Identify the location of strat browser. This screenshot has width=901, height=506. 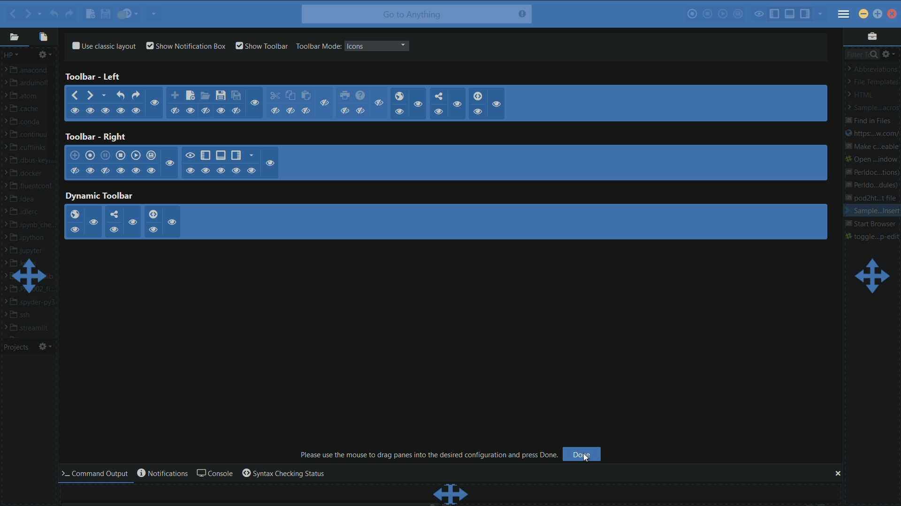
(871, 224).